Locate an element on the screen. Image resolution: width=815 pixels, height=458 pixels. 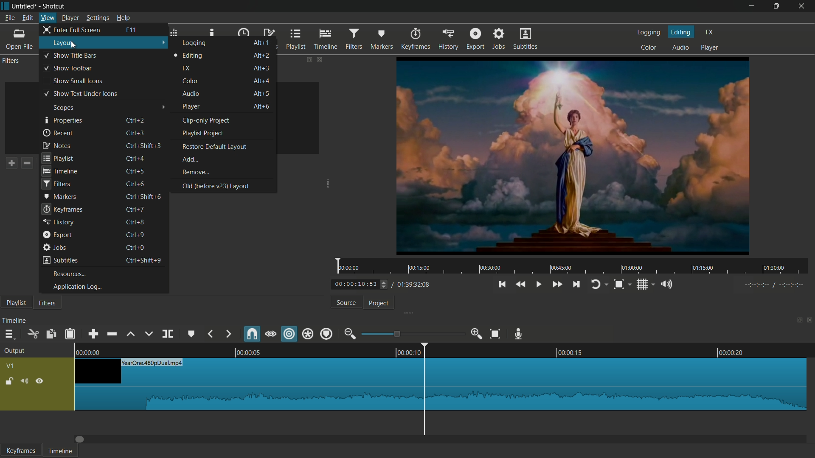
show title bars is located at coordinates (70, 55).